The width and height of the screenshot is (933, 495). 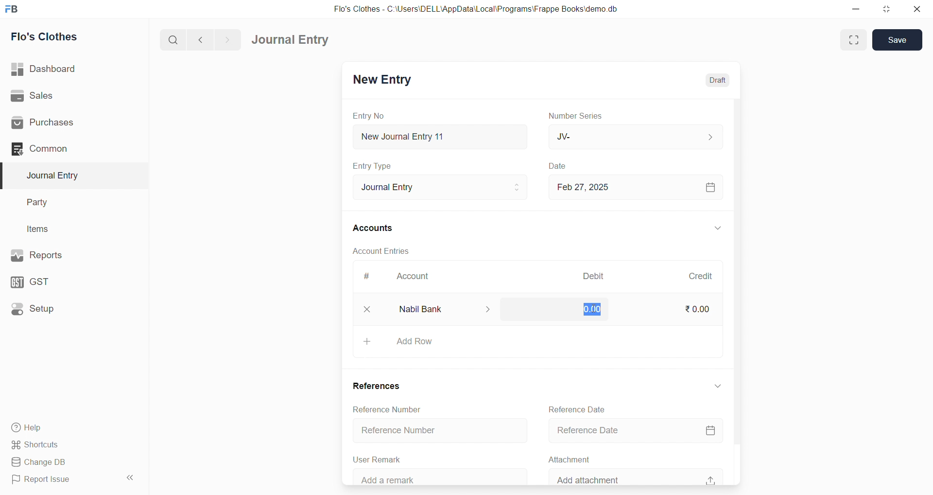 What do you see at coordinates (6, 175) in the screenshot?
I see `selected` at bounding box center [6, 175].